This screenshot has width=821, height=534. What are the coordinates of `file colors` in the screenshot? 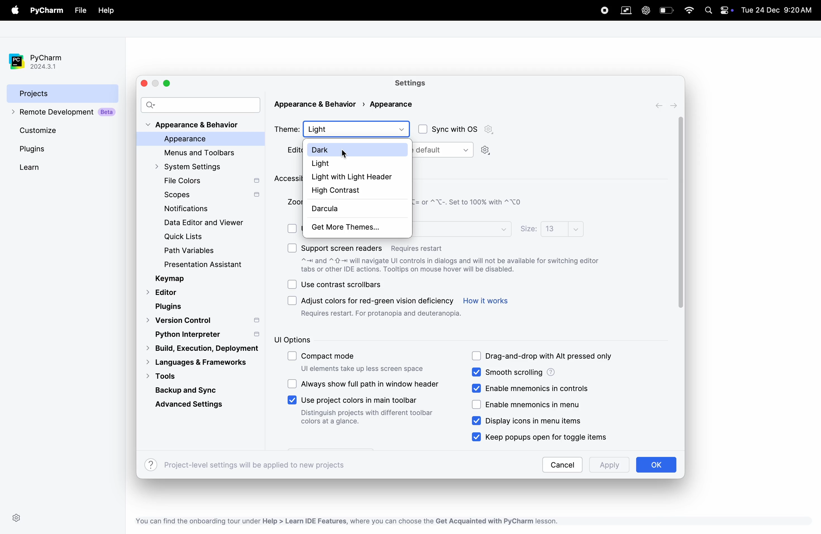 It's located at (210, 181).